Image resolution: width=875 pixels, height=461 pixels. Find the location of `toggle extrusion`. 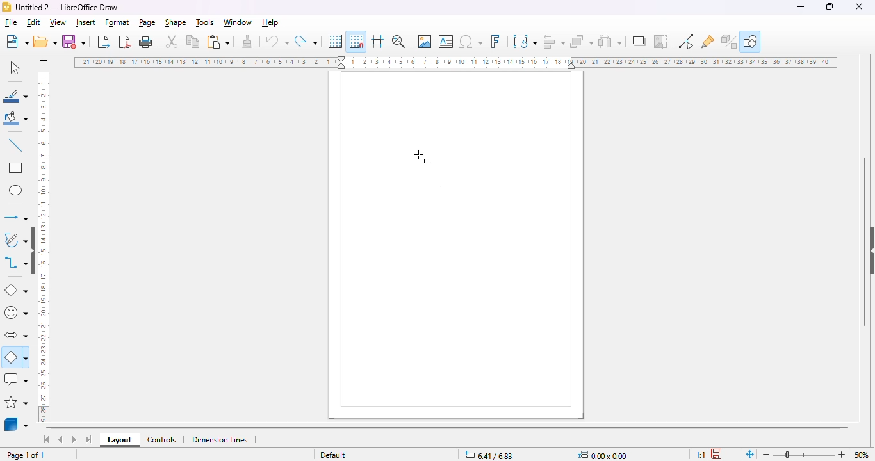

toggle extrusion is located at coordinates (729, 41).